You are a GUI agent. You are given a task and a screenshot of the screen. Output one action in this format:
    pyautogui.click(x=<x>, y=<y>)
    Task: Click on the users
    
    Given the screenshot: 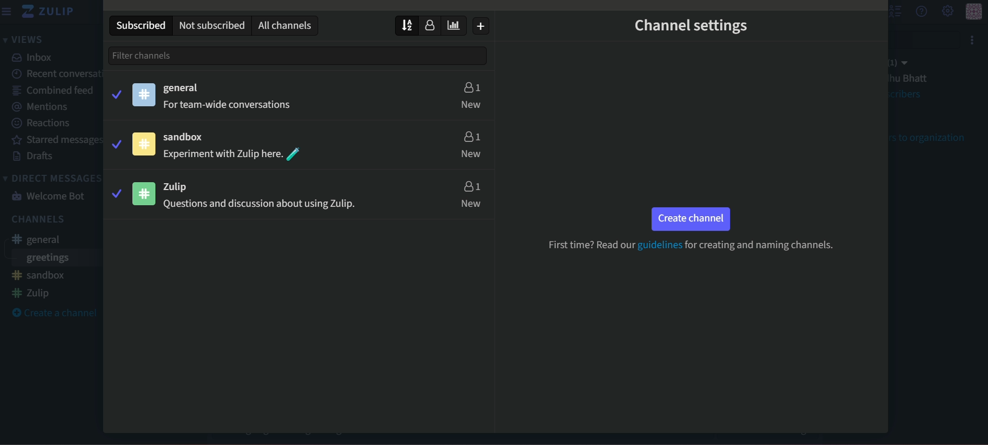 What is the action you would take?
    pyautogui.click(x=471, y=96)
    